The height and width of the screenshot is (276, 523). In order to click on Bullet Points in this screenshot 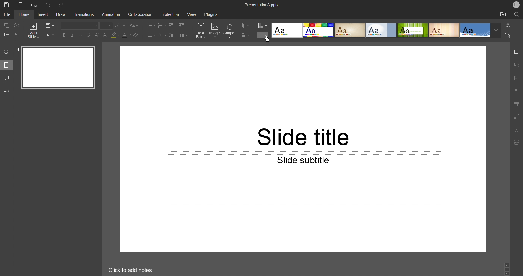, I will do `click(151, 25)`.